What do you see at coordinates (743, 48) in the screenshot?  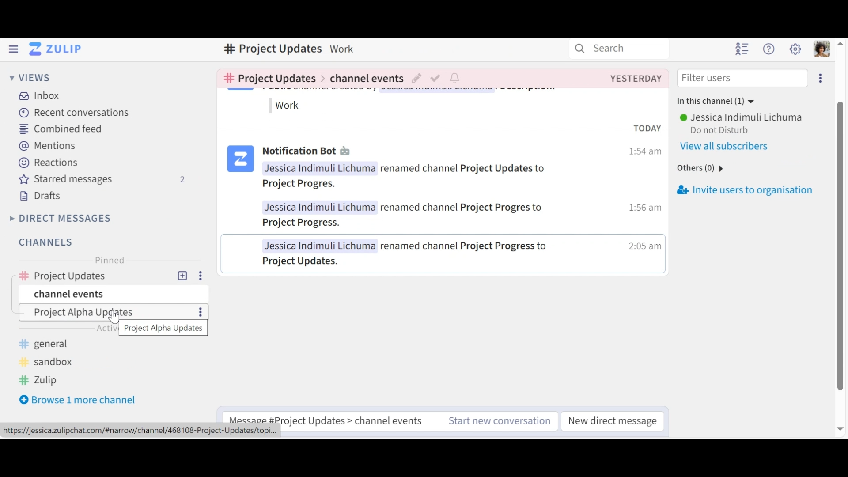 I see `Hide user list` at bounding box center [743, 48].